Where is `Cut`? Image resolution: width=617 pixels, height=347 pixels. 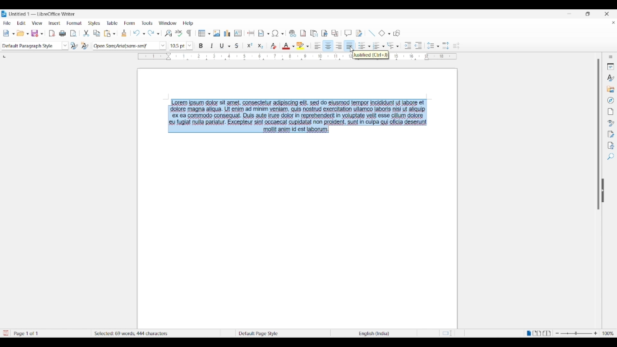 Cut is located at coordinates (86, 33).